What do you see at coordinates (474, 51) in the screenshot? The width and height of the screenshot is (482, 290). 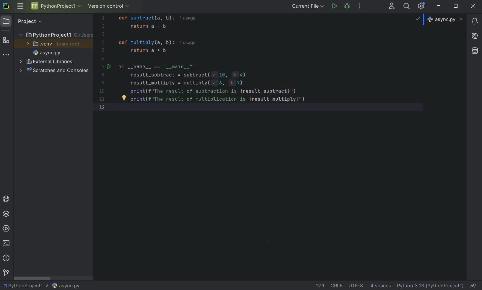 I see `` at bounding box center [474, 51].